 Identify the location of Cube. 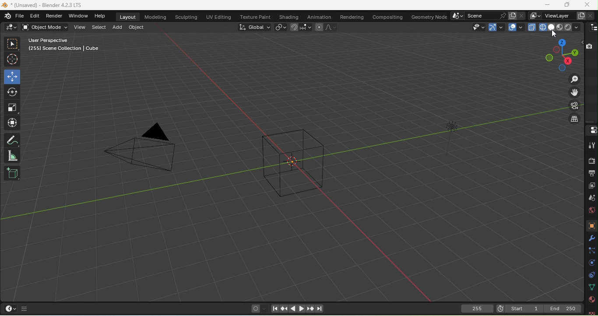
(12, 173).